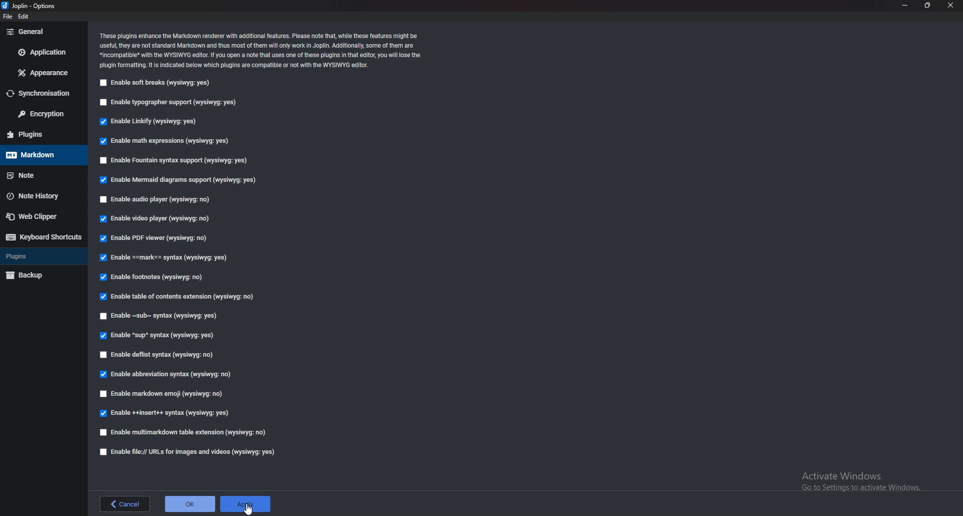 The image size is (963, 516). Describe the element at coordinates (42, 154) in the screenshot. I see `markdown` at that location.